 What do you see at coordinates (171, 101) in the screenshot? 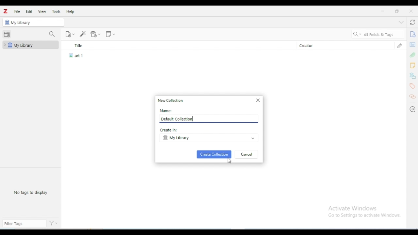
I see `new collection` at bounding box center [171, 101].